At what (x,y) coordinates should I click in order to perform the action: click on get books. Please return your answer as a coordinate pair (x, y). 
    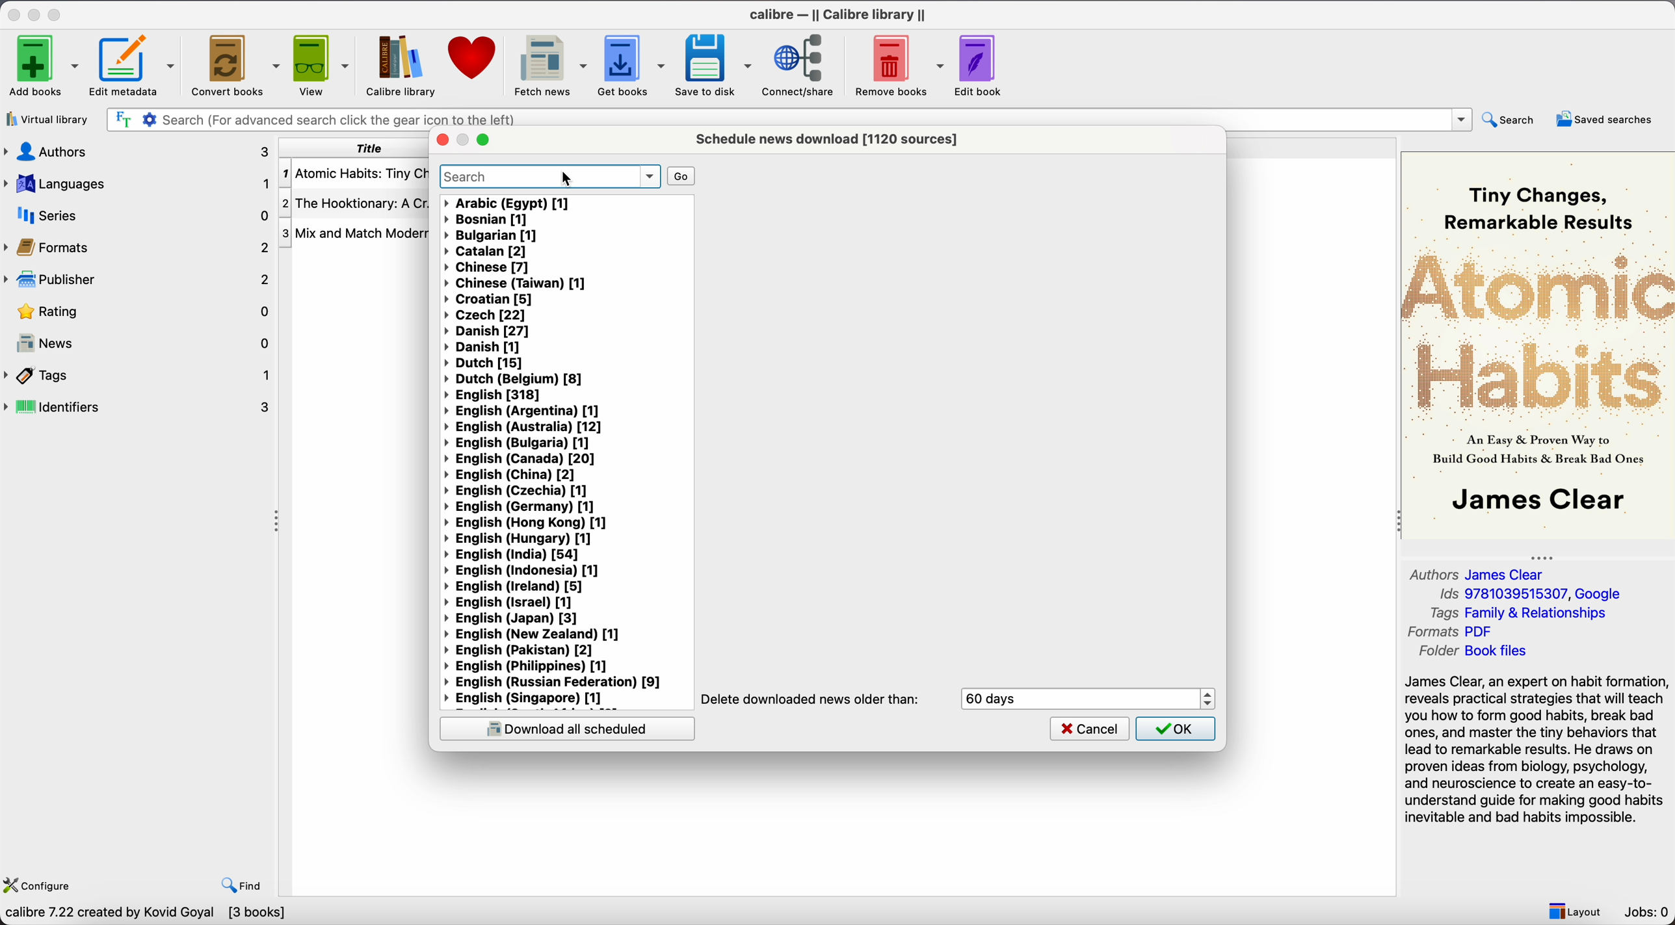
    Looking at the image, I should click on (631, 66).